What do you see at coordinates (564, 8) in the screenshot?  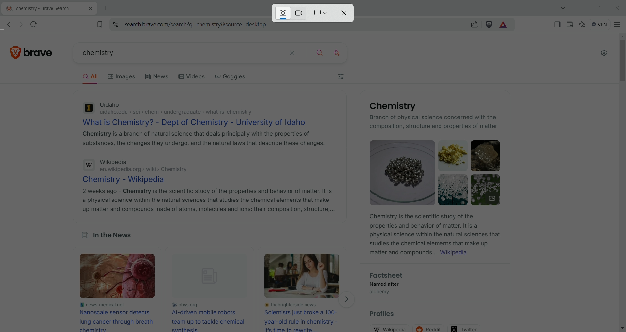 I see `search tabs` at bounding box center [564, 8].